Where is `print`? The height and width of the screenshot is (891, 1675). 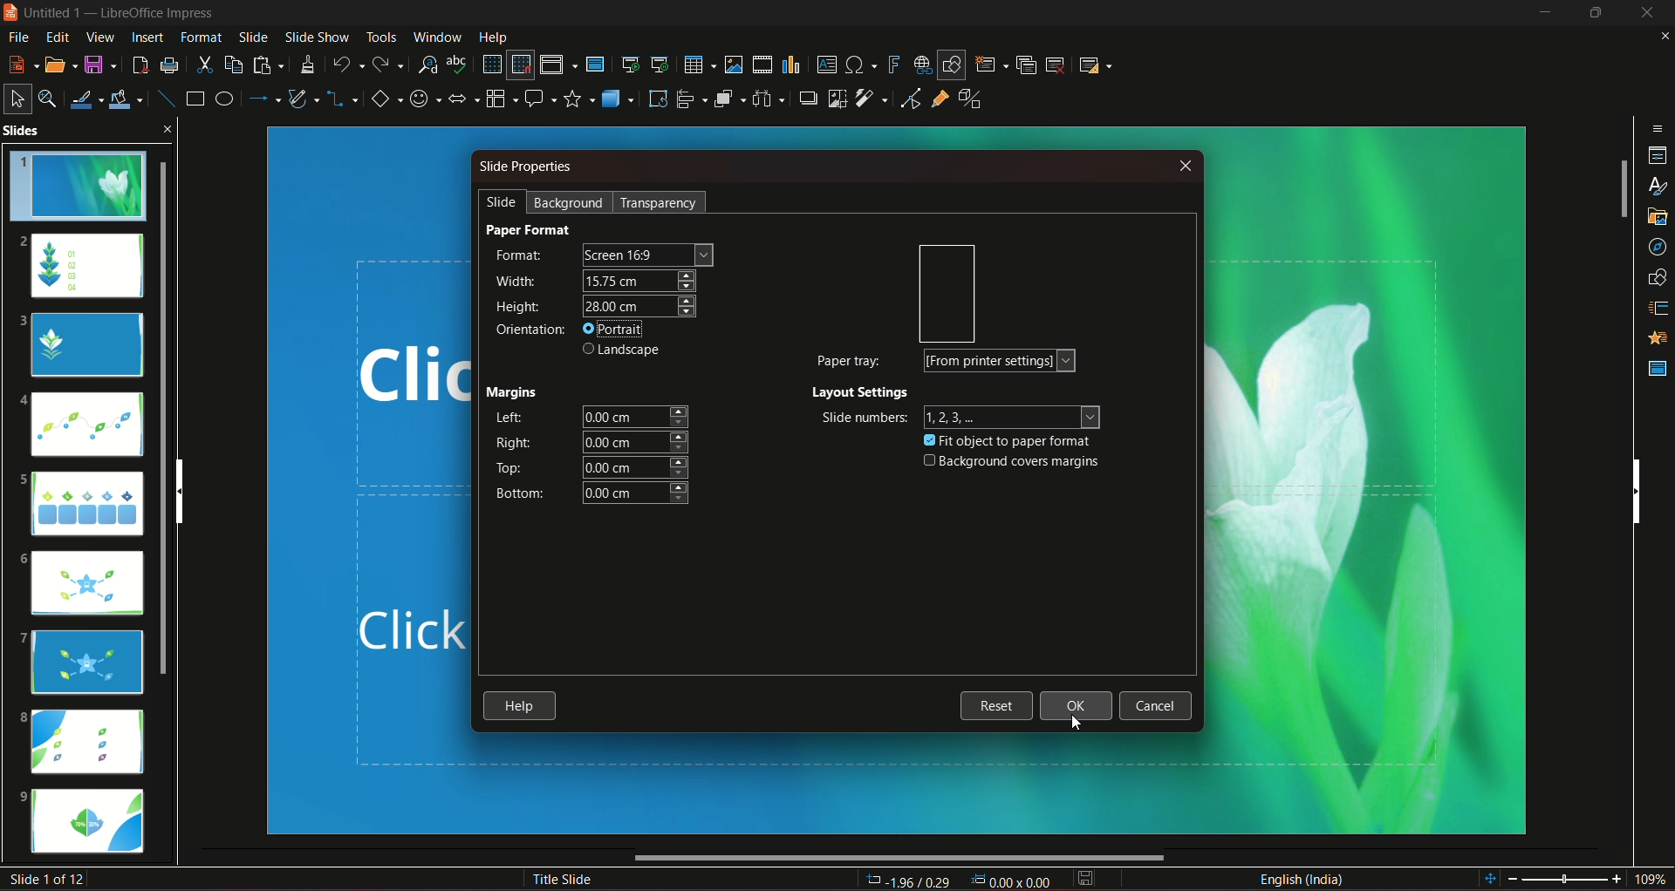 print is located at coordinates (169, 64).